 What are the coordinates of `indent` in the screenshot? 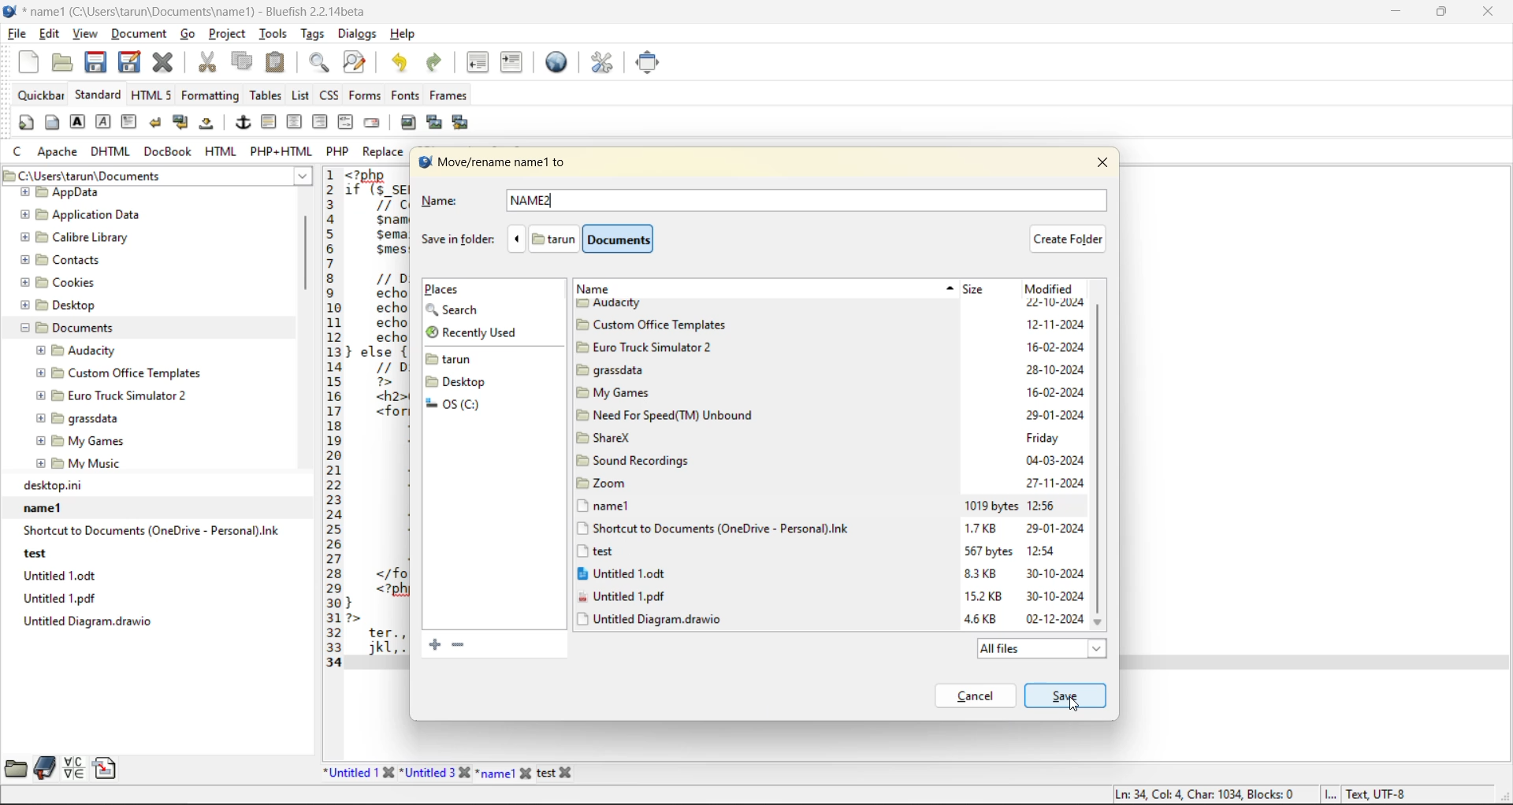 It's located at (513, 65).